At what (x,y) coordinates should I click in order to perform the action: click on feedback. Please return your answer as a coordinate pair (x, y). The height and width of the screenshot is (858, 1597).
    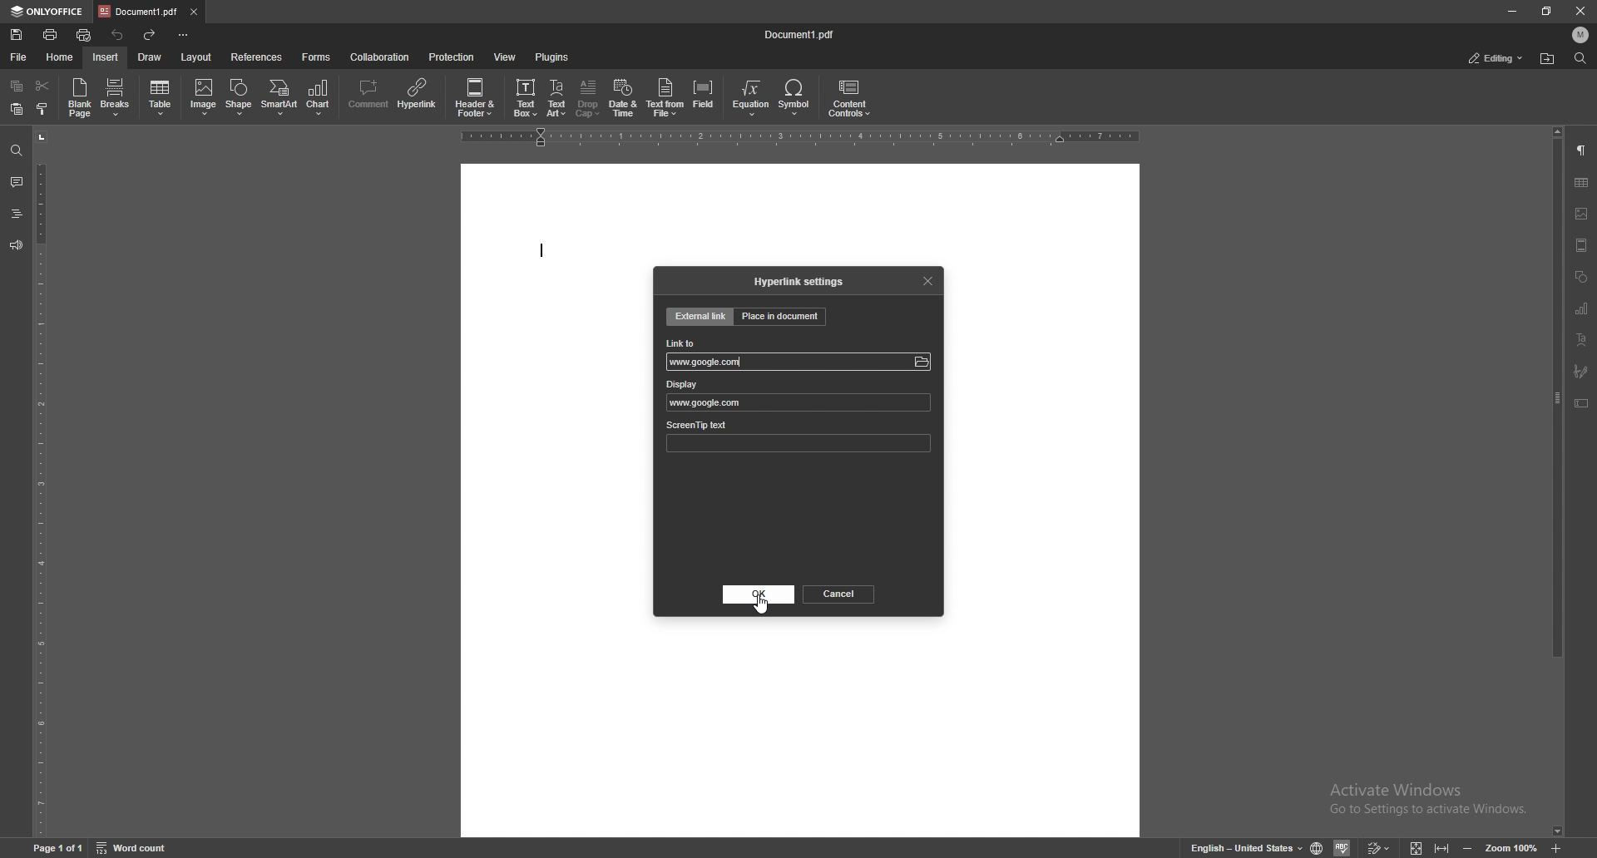
    Looking at the image, I should click on (16, 244).